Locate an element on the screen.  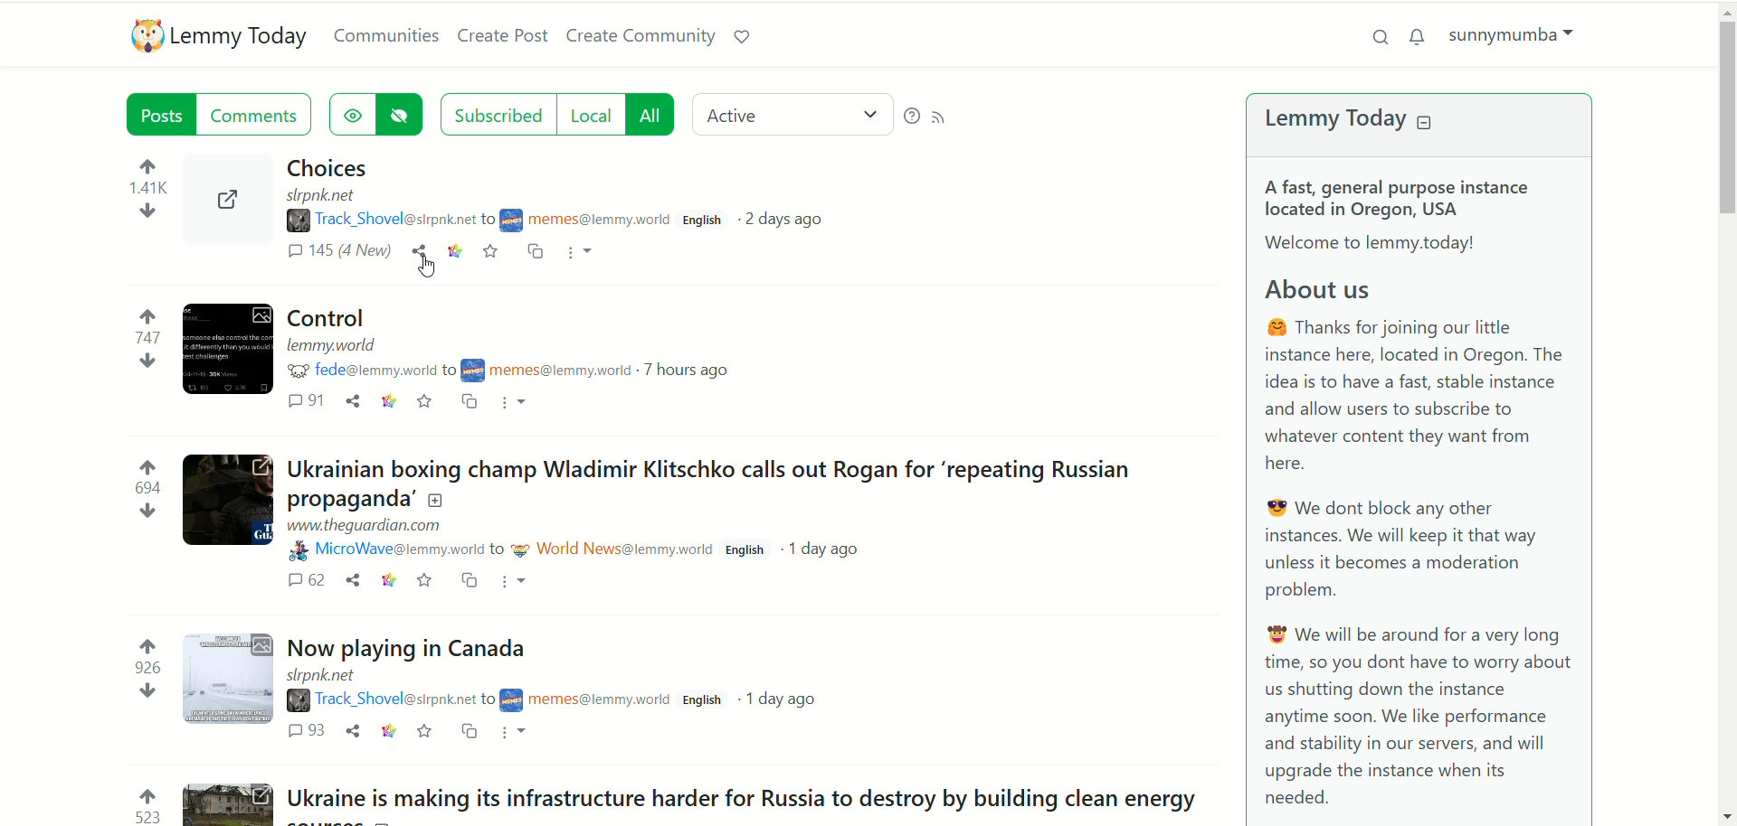
english is located at coordinates (700, 700).